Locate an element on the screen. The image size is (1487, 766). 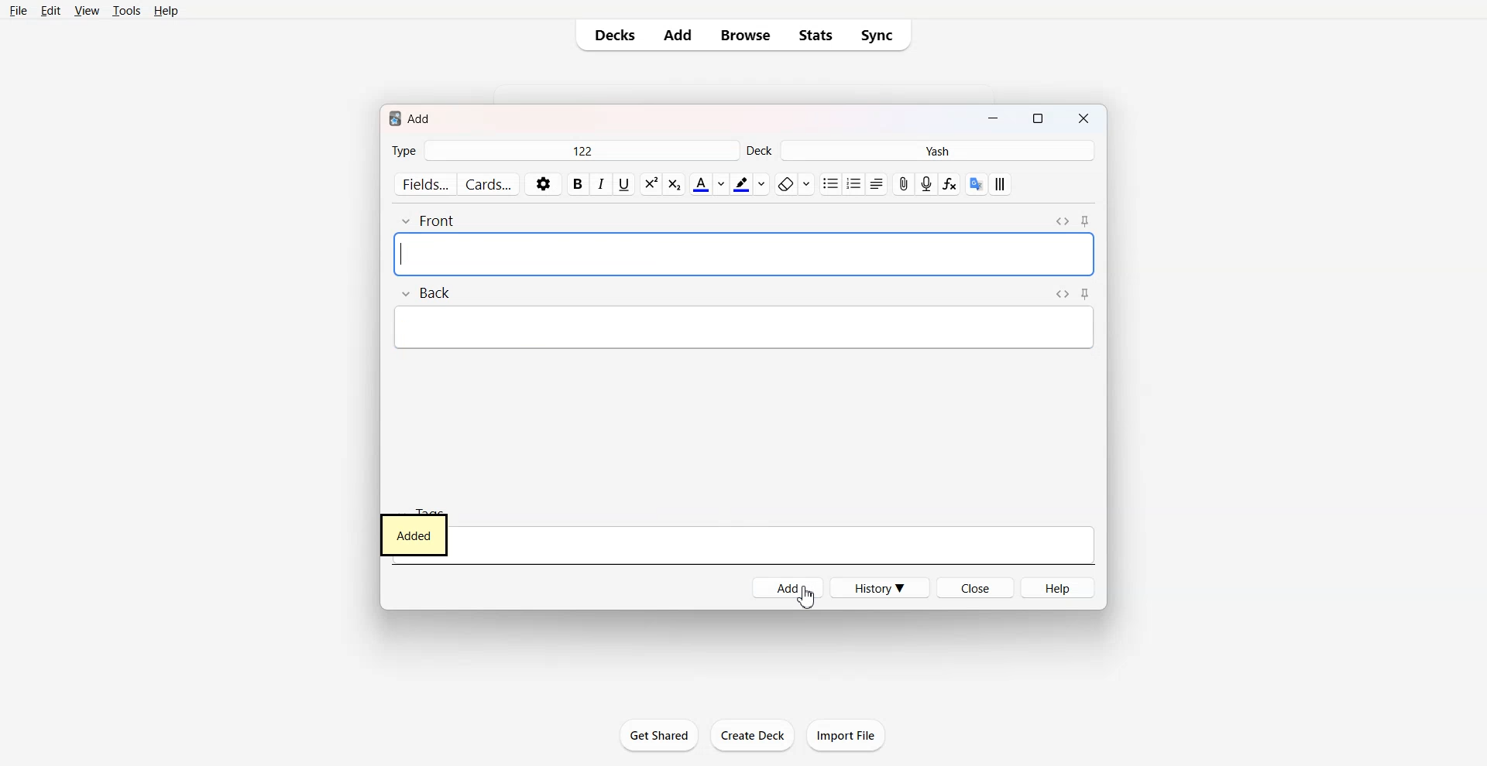
Edit is located at coordinates (50, 12).